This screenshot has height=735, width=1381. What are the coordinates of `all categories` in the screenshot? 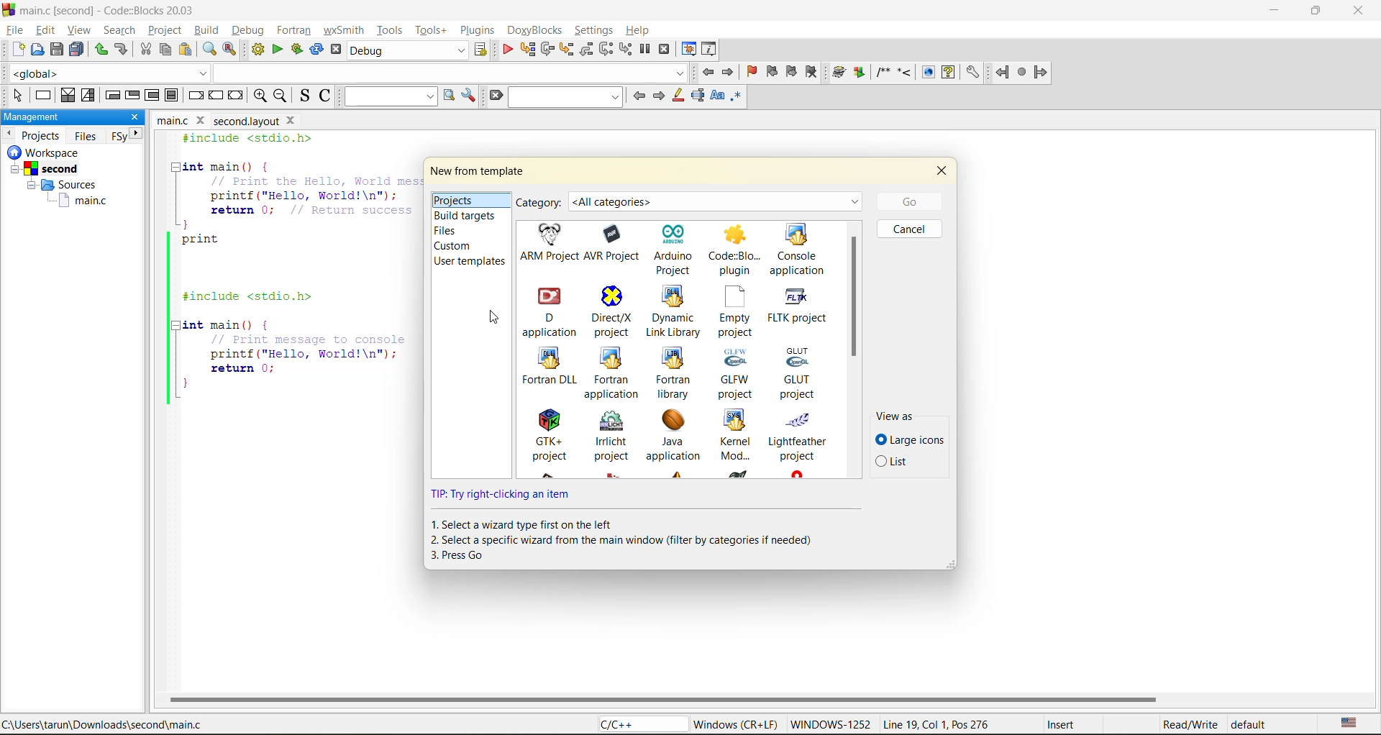 It's located at (719, 198).